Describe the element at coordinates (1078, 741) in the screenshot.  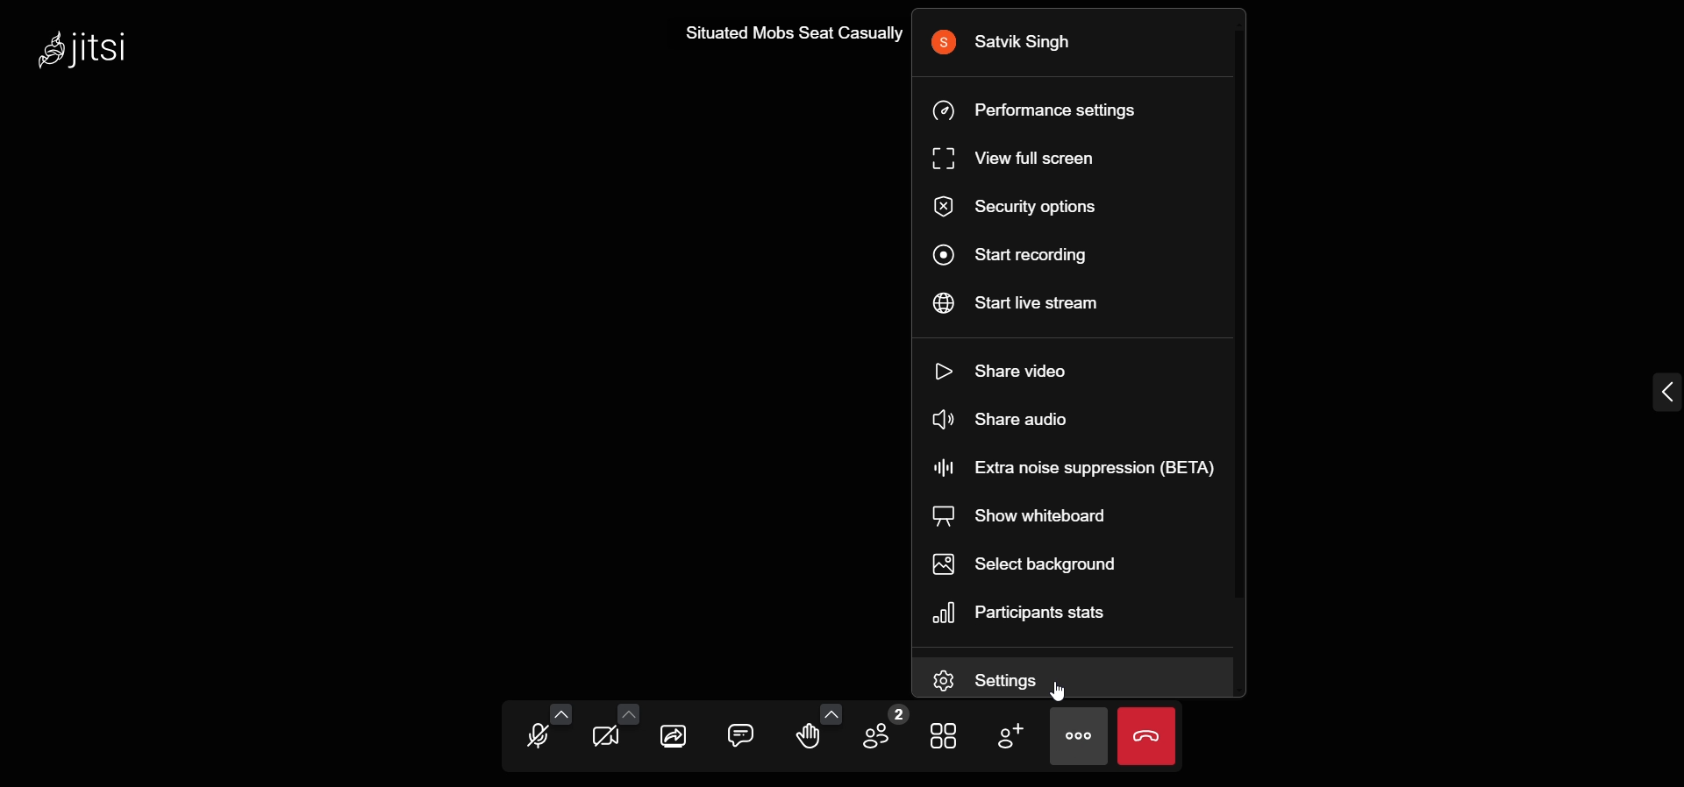
I see `more` at that location.